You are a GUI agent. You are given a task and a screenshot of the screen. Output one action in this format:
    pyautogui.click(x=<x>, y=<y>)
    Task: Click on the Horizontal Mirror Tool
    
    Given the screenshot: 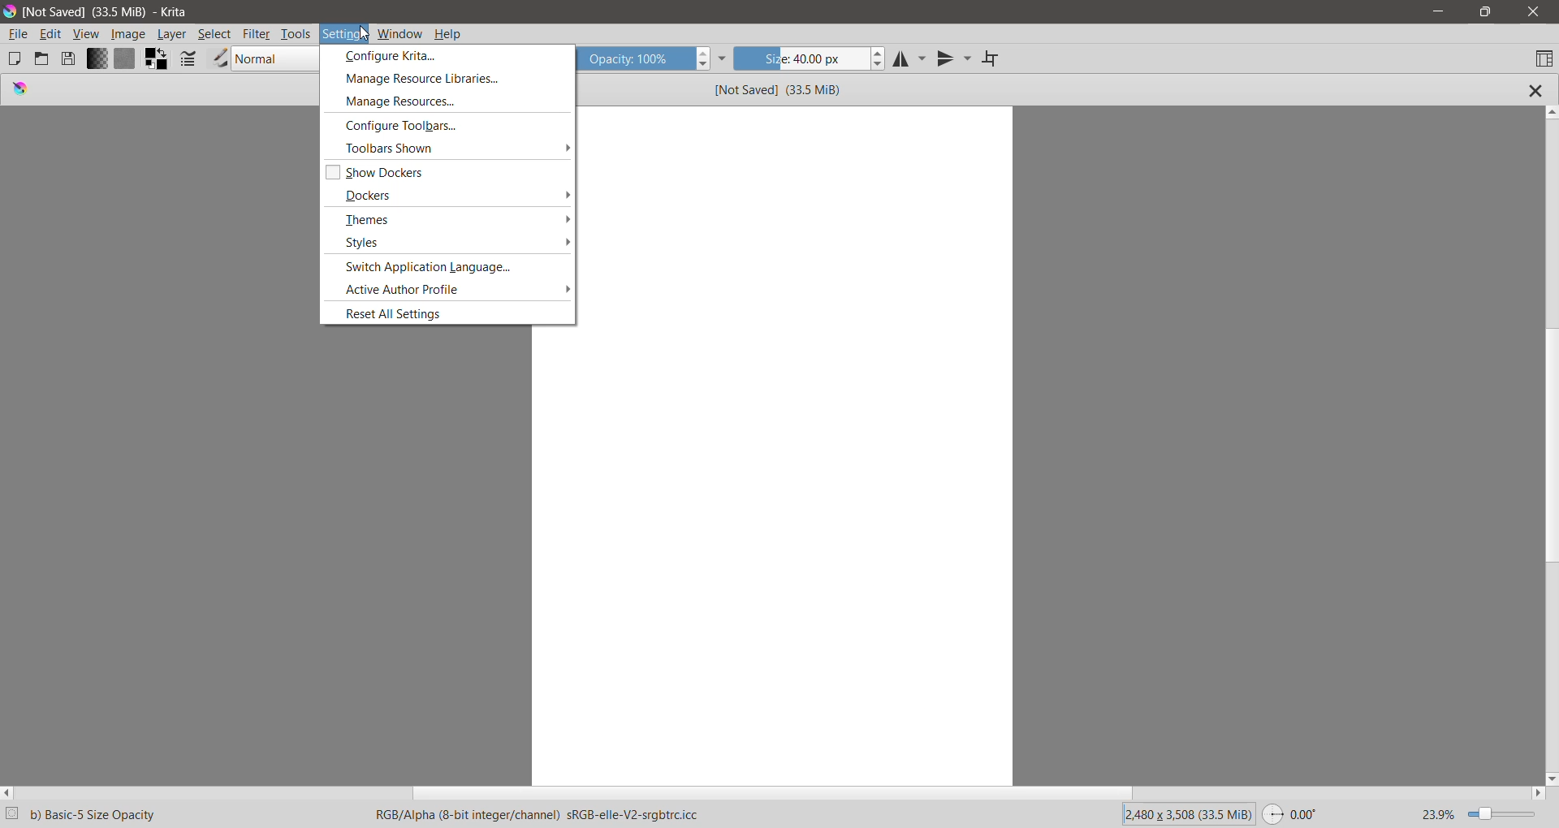 What is the action you would take?
    pyautogui.click(x=910, y=59)
    